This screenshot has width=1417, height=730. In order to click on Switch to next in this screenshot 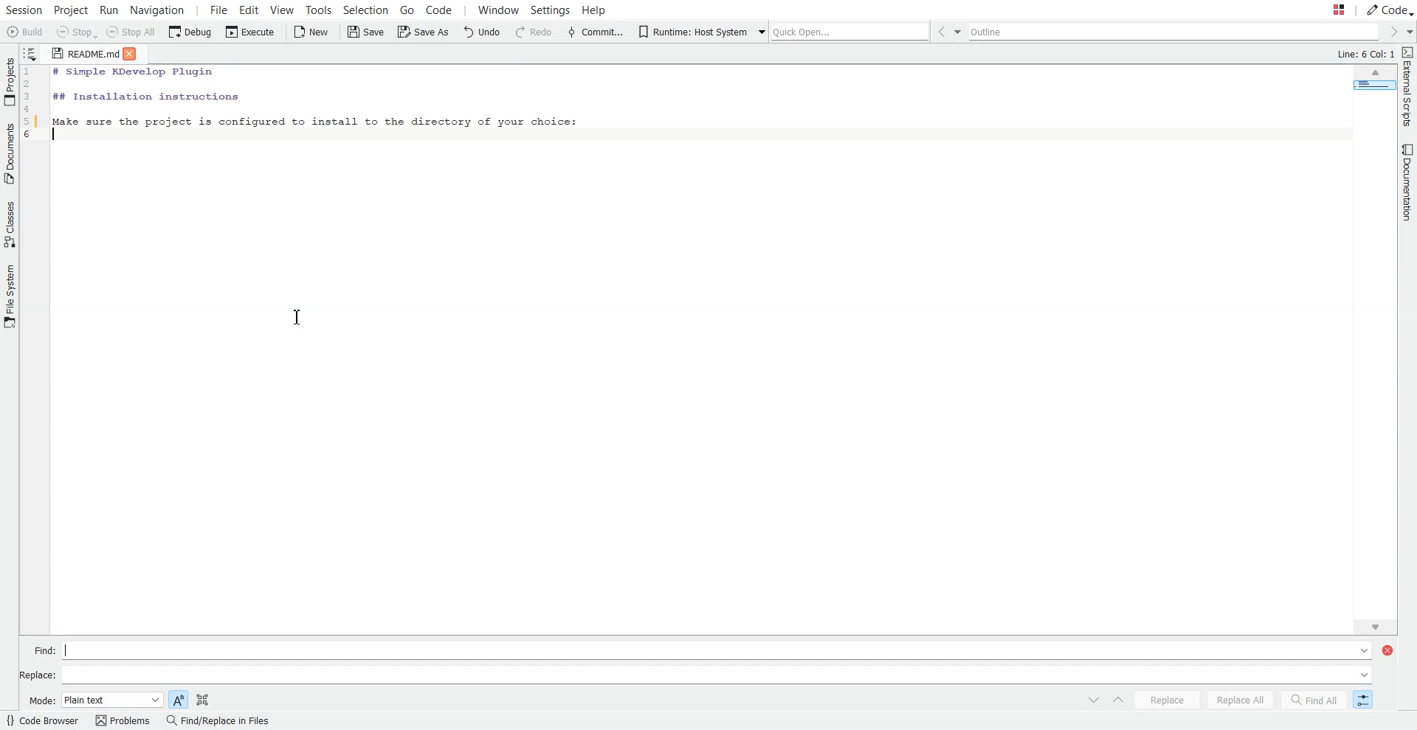, I will do `click(1094, 701)`.